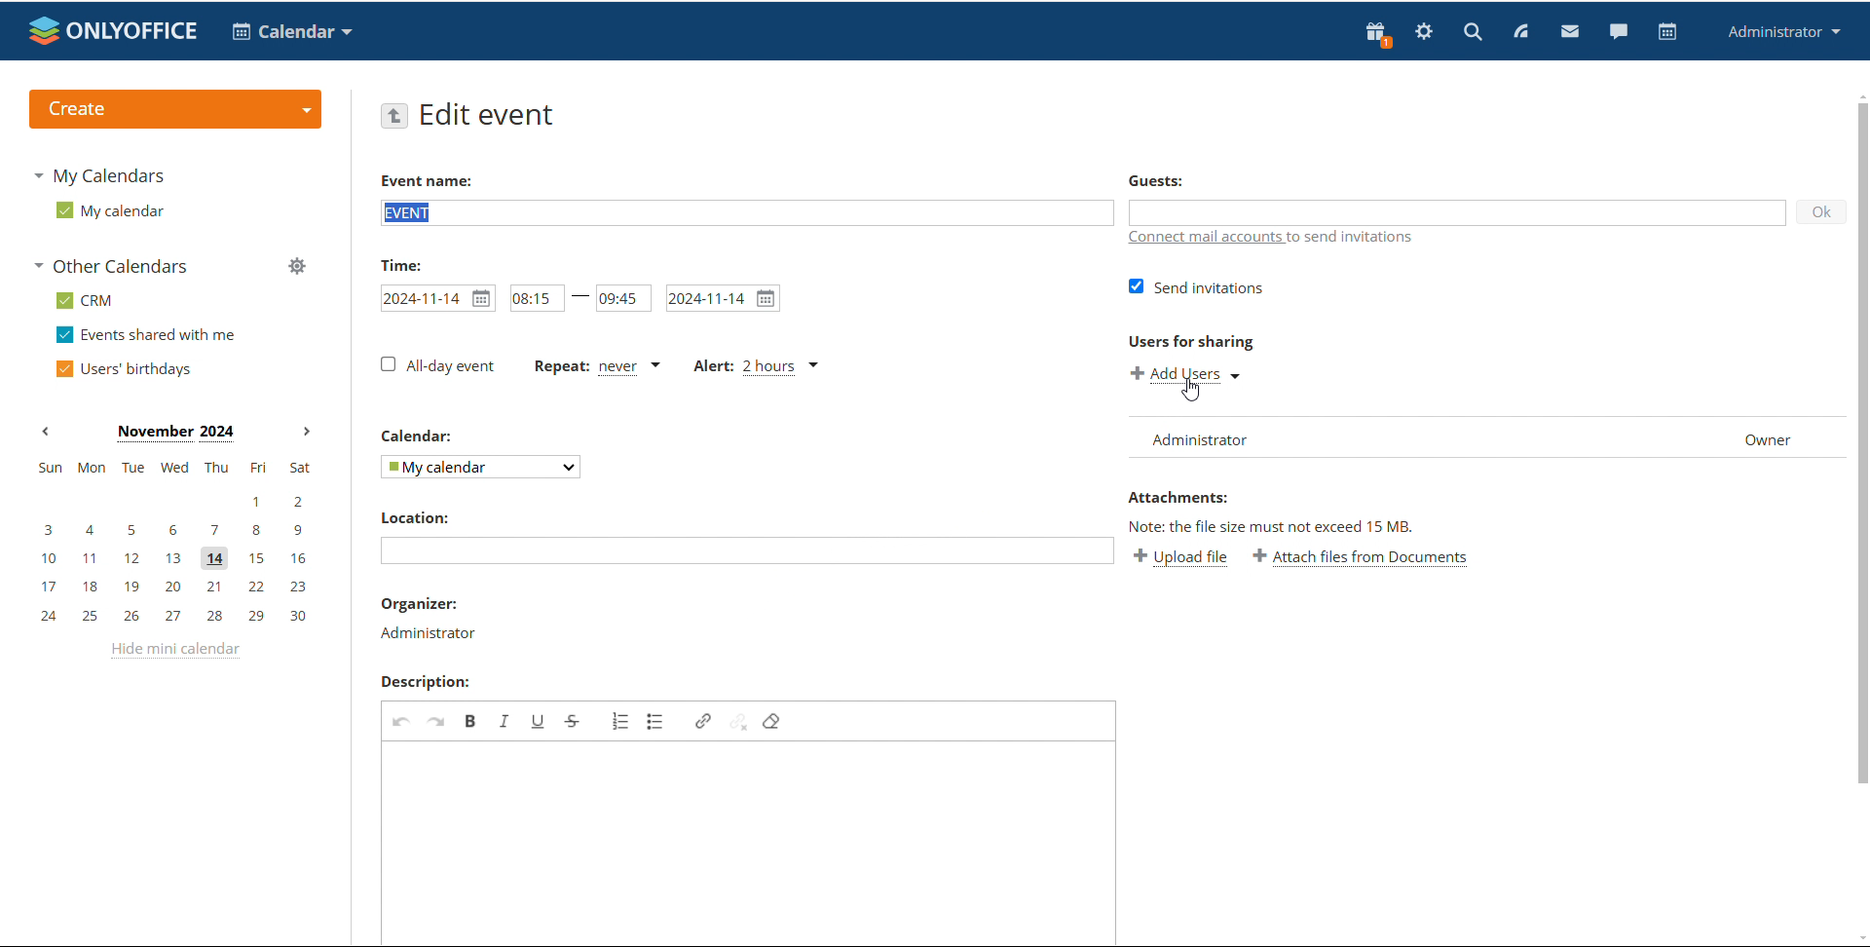 Image resolution: width=1870 pixels, height=947 pixels. What do you see at coordinates (1569, 30) in the screenshot?
I see `mail` at bounding box center [1569, 30].